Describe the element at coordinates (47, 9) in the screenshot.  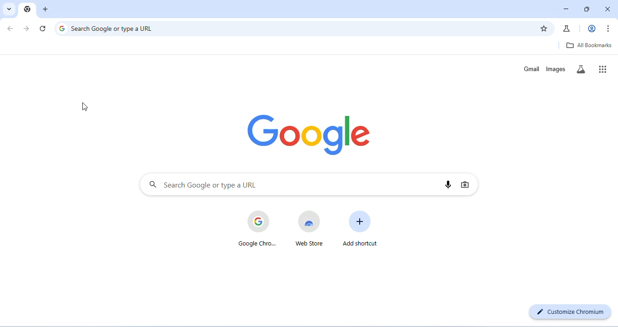
I see `add new ta` at that location.